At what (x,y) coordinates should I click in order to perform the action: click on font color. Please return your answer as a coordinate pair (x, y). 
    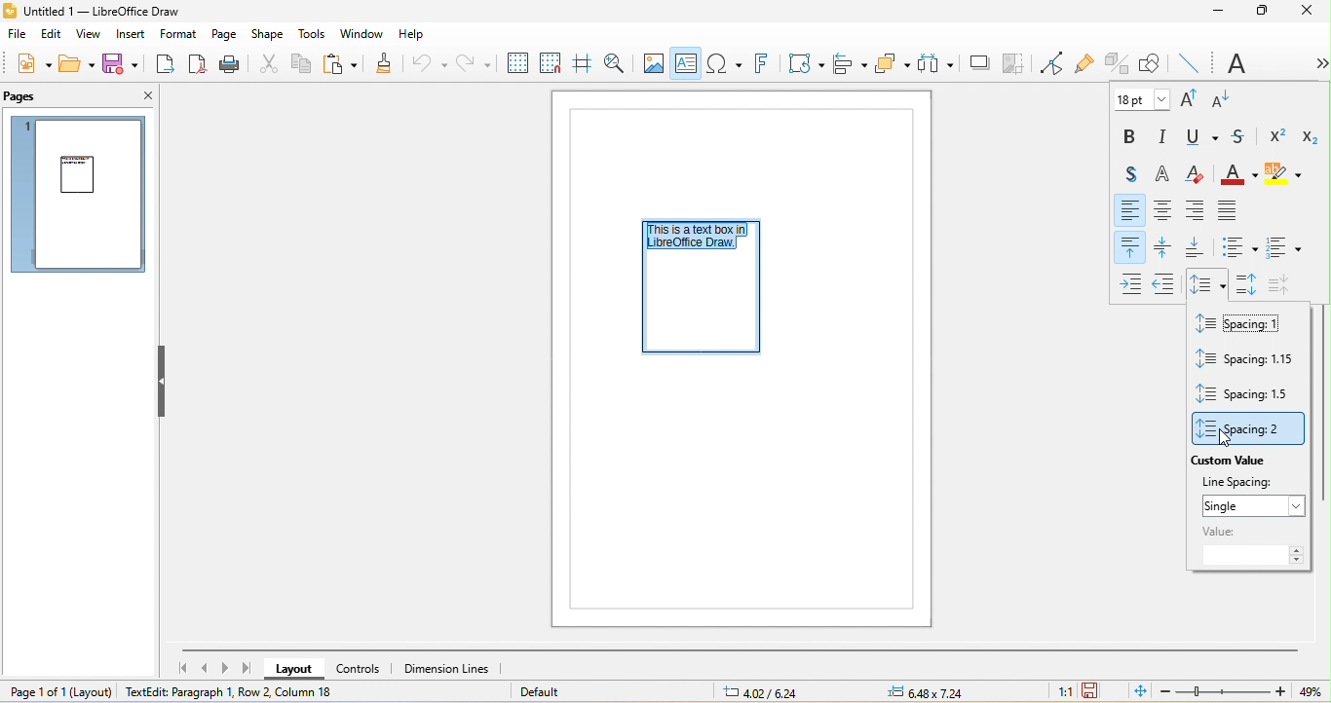
    Looking at the image, I should click on (1240, 174).